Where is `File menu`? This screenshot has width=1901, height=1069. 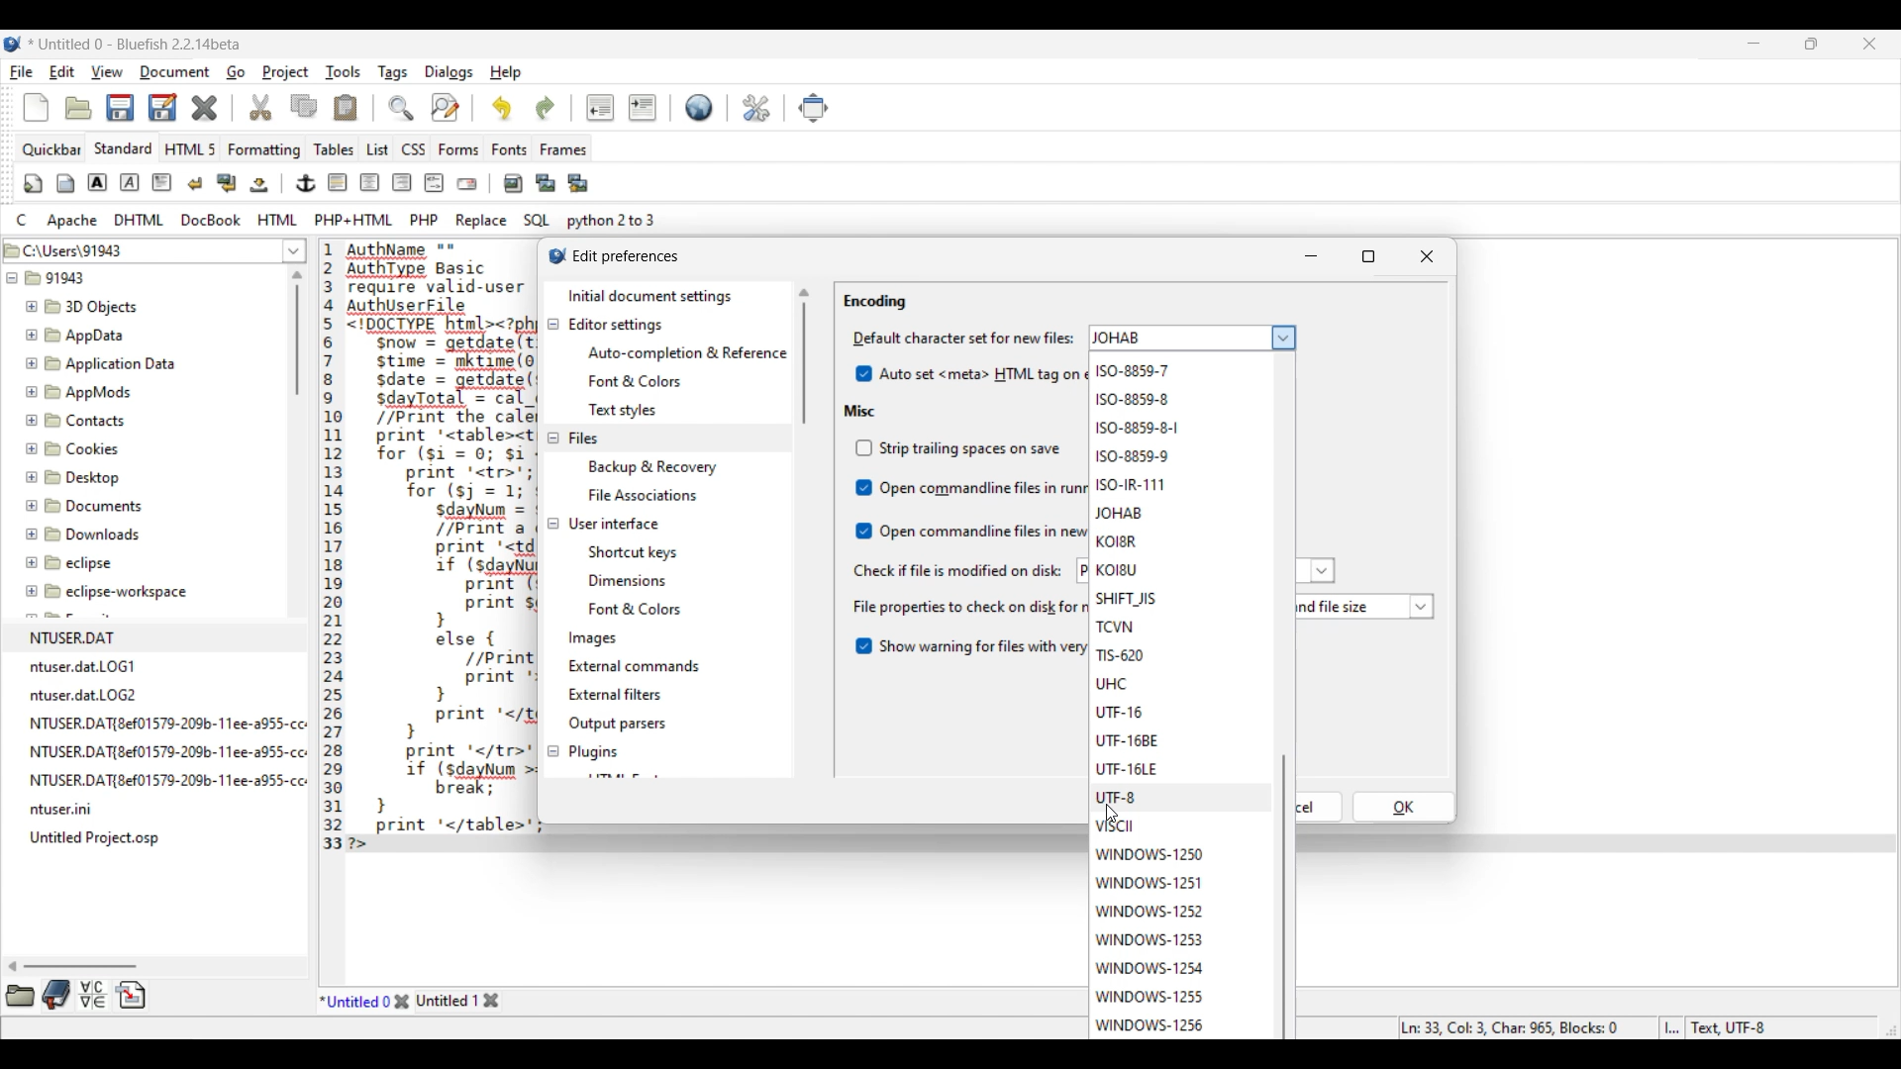 File menu is located at coordinates (22, 72).